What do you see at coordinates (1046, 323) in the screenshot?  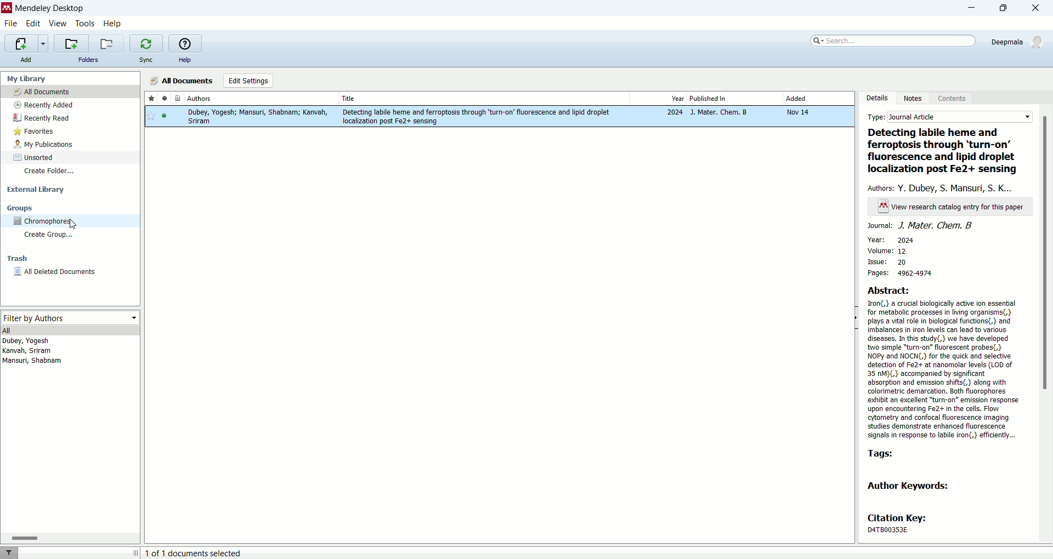 I see `vertical scroll bar` at bounding box center [1046, 323].